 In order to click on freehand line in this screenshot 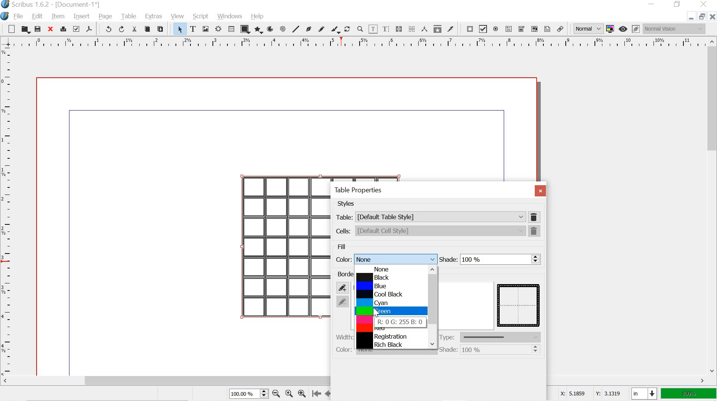, I will do `click(322, 28)`.